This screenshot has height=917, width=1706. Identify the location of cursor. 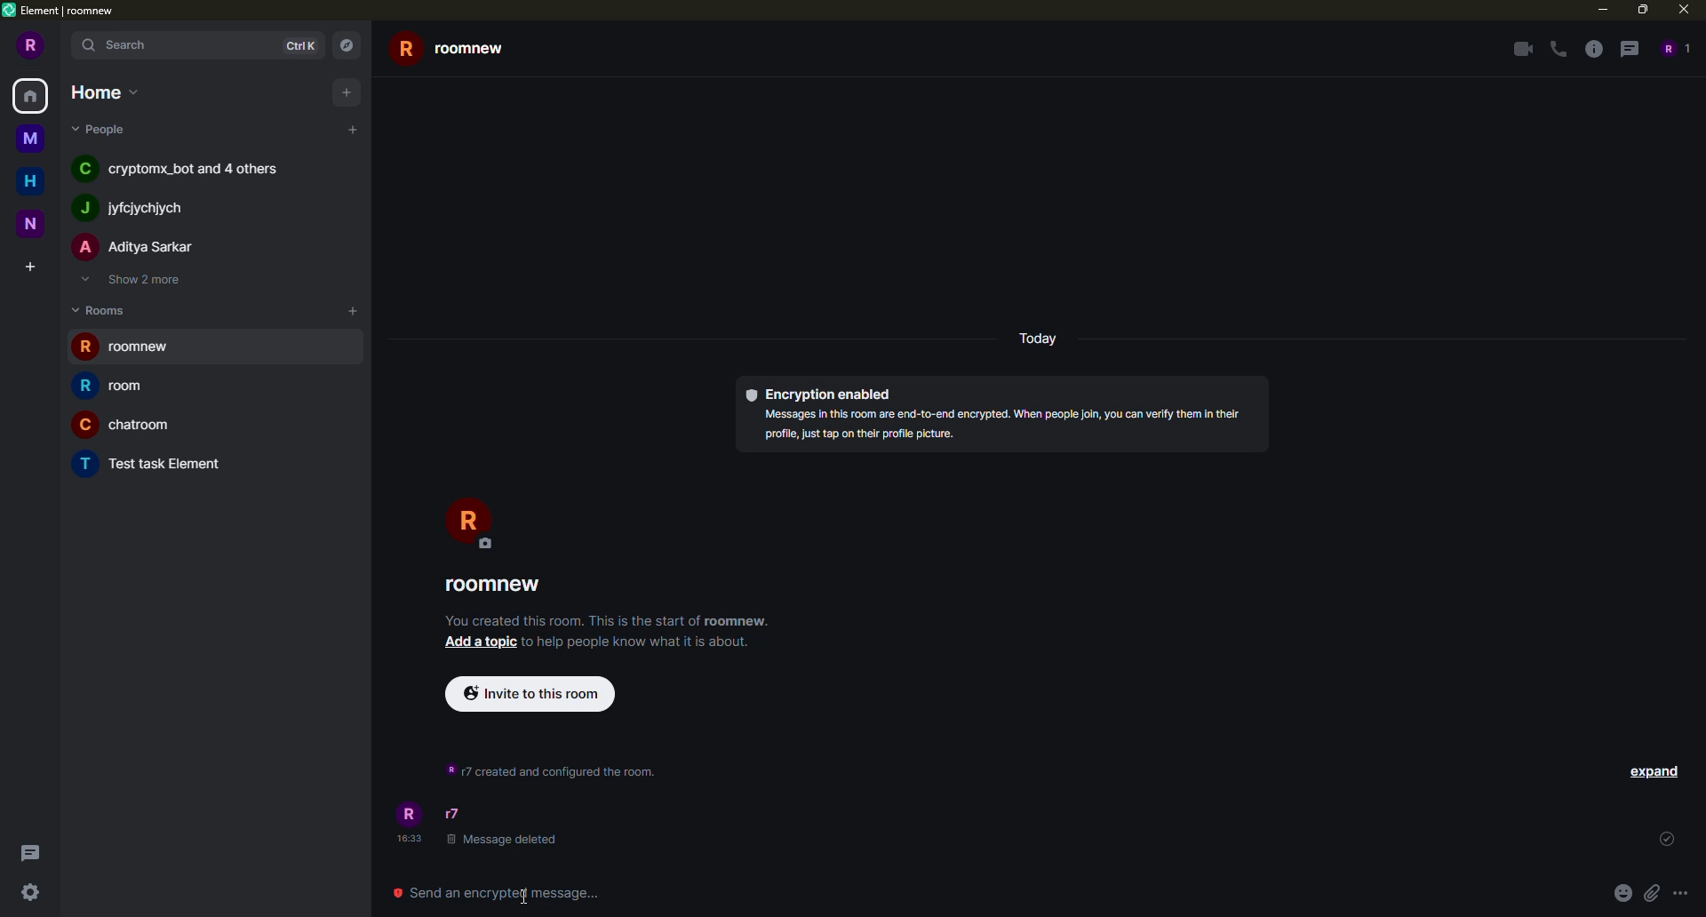
(522, 895).